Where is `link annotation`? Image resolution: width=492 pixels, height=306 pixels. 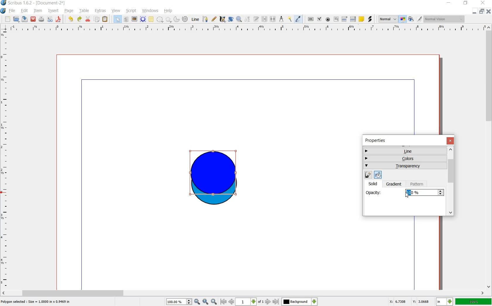
link annotation is located at coordinates (370, 19).